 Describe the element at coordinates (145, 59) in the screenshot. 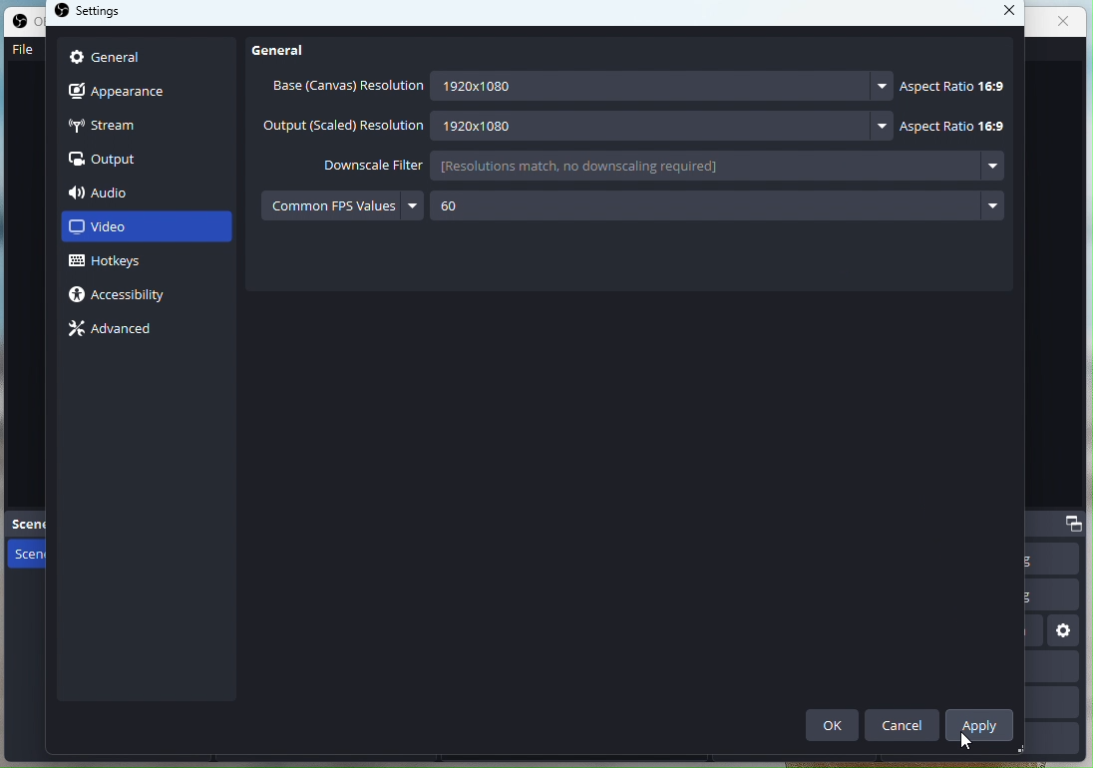

I see `General` at that location.